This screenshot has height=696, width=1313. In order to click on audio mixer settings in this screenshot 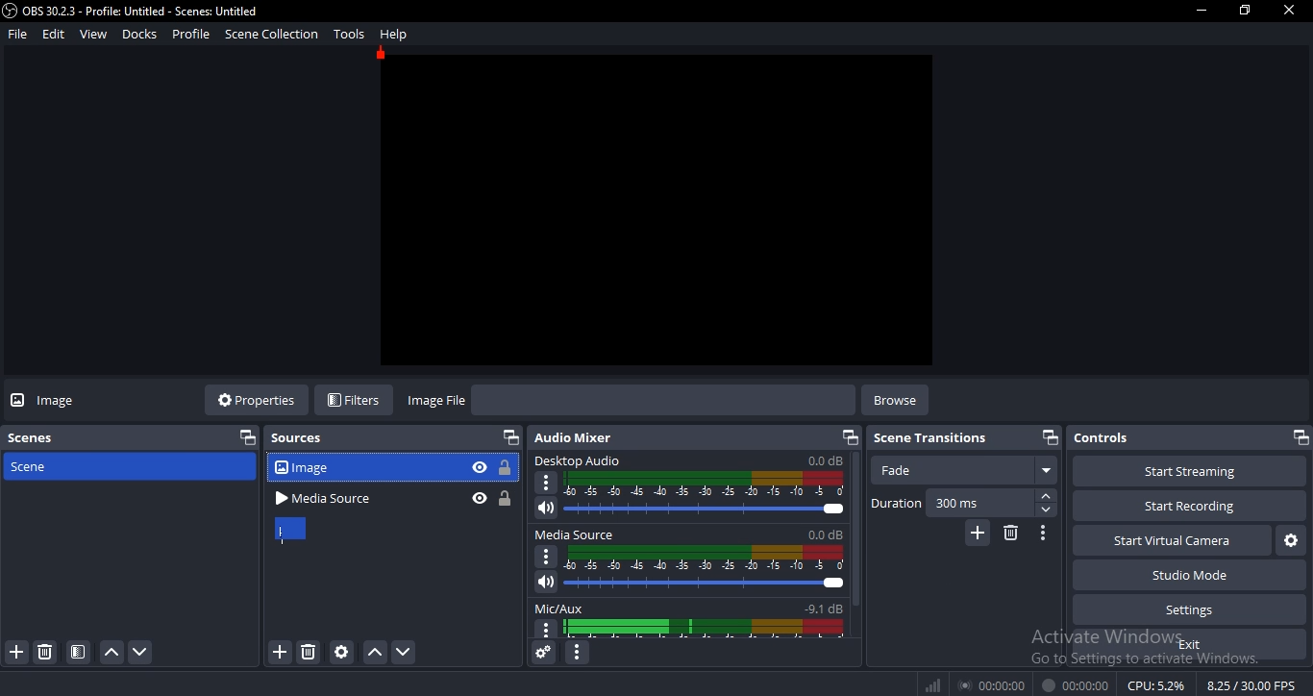, I will do `click(543, 653)`.